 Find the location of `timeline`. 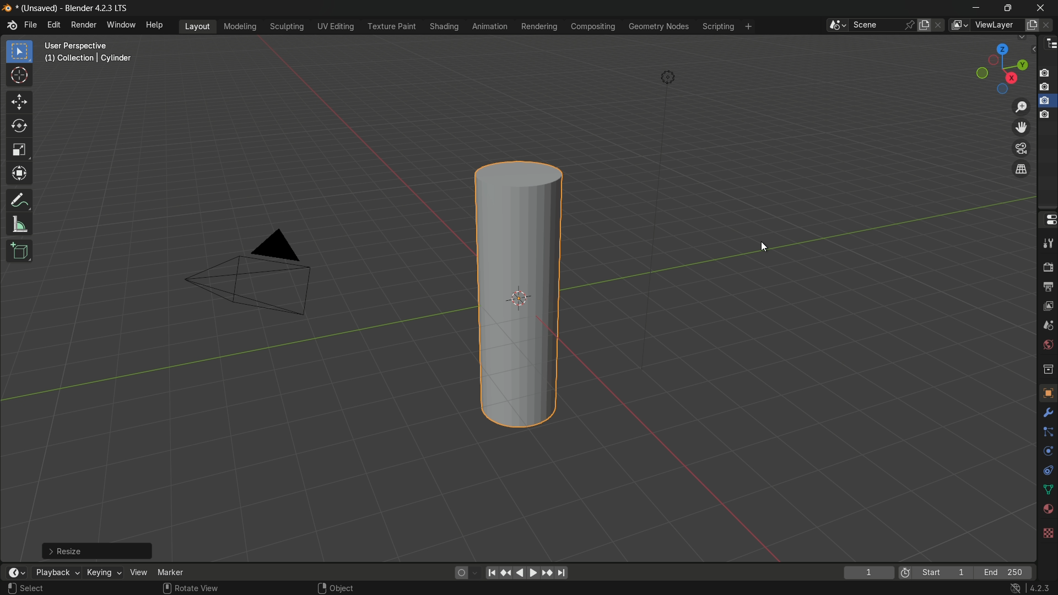

timeline is located at coordinates (15, 572).